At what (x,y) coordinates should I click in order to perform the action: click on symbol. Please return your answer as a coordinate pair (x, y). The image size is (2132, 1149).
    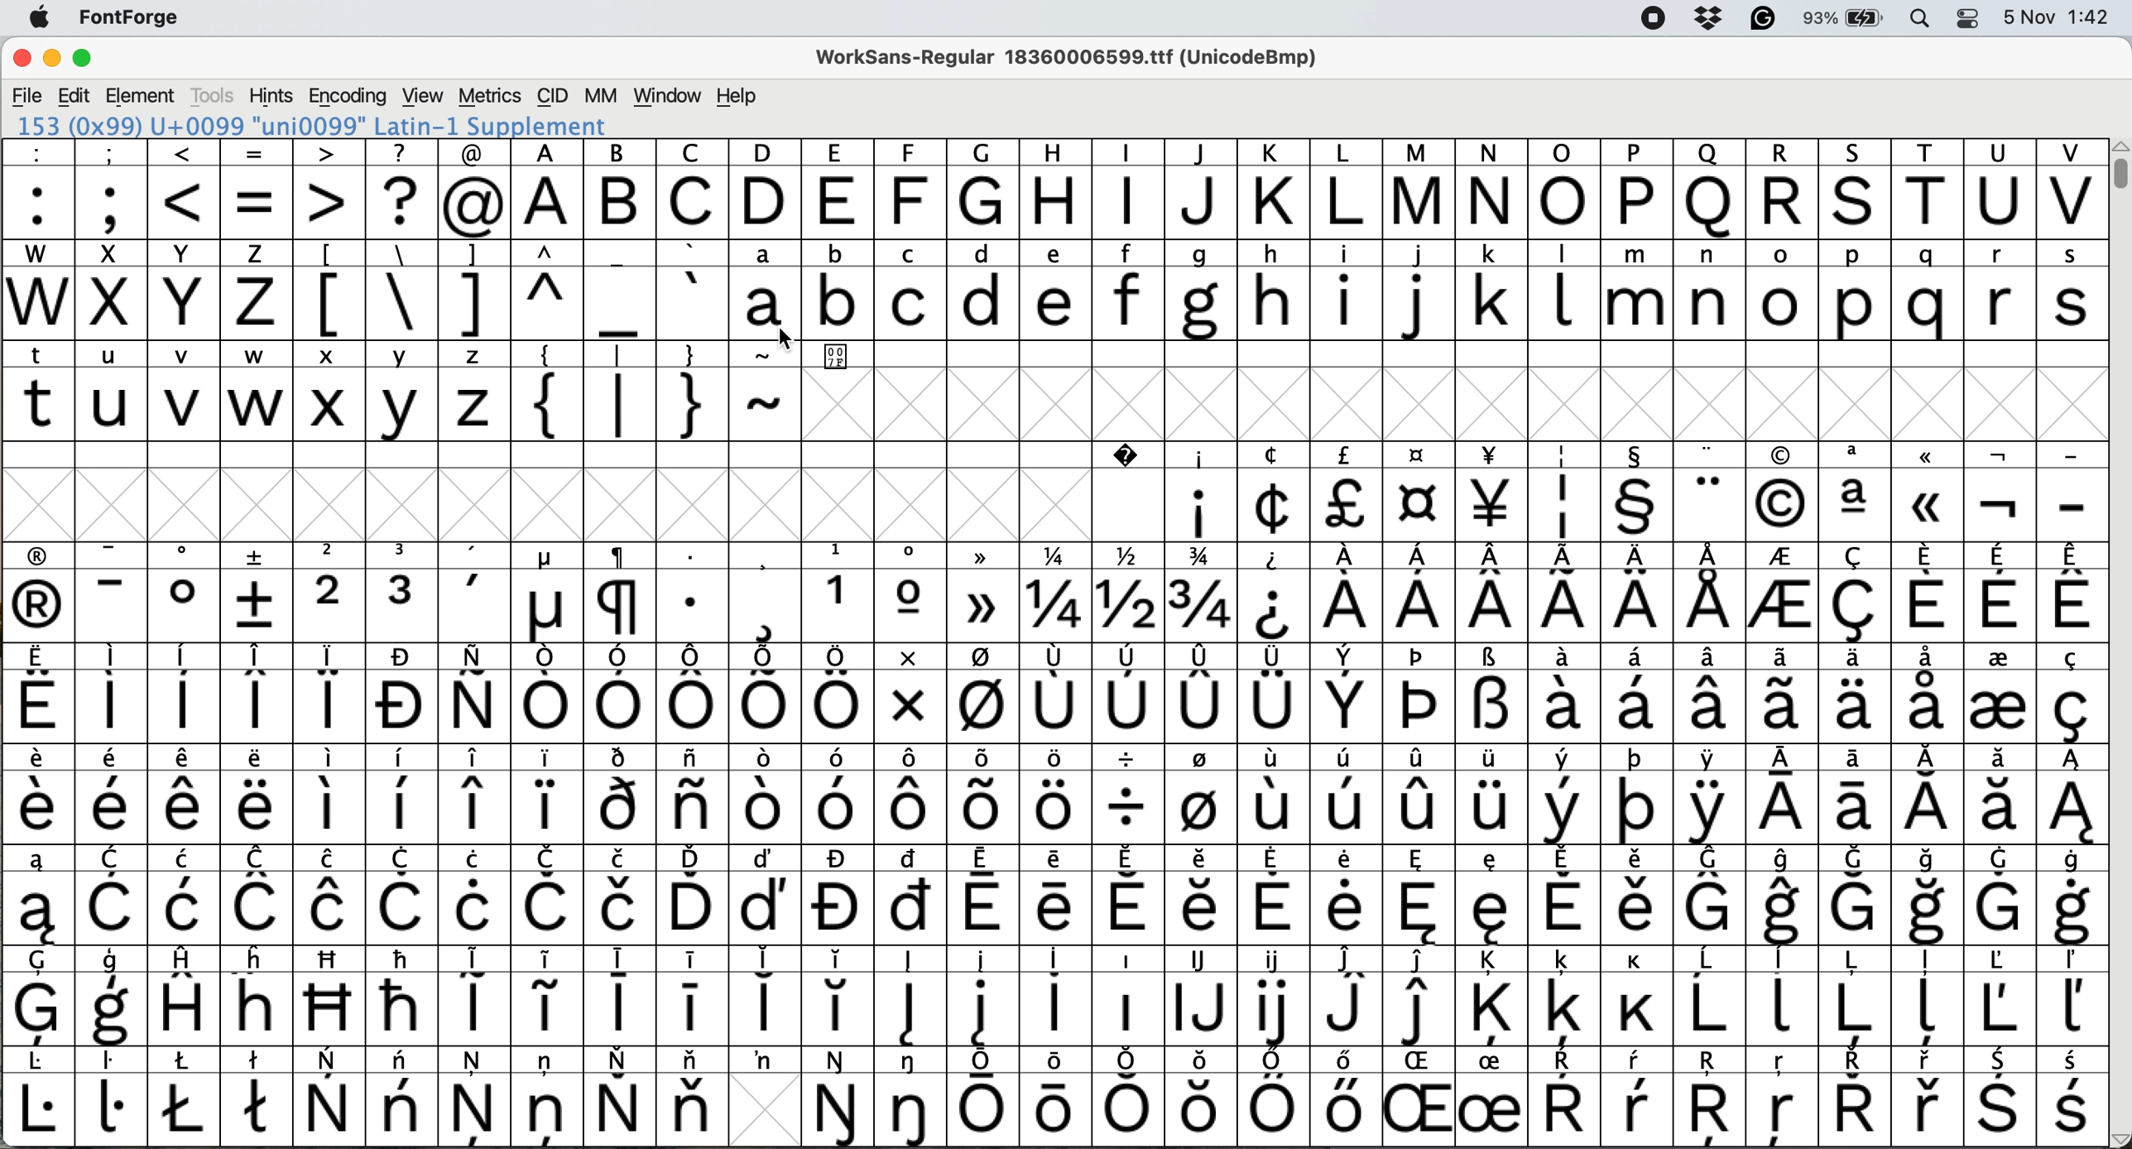
    Looking at the image, I should click on (1491, 796).